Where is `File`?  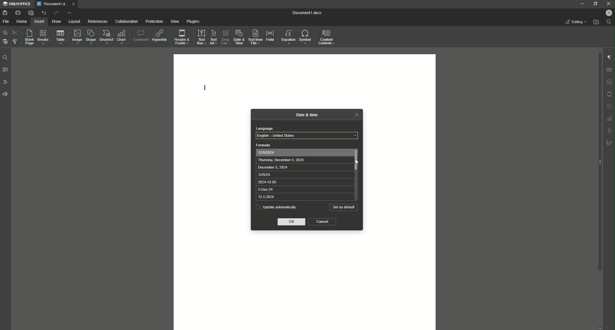
File is located at coordinates (7, 22).